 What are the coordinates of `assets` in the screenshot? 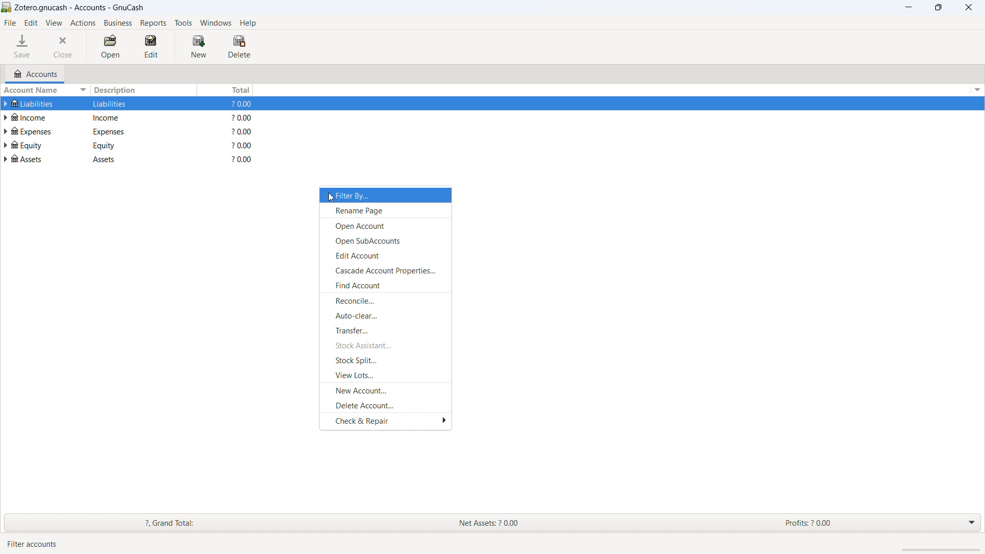 It's located at (113, 160).